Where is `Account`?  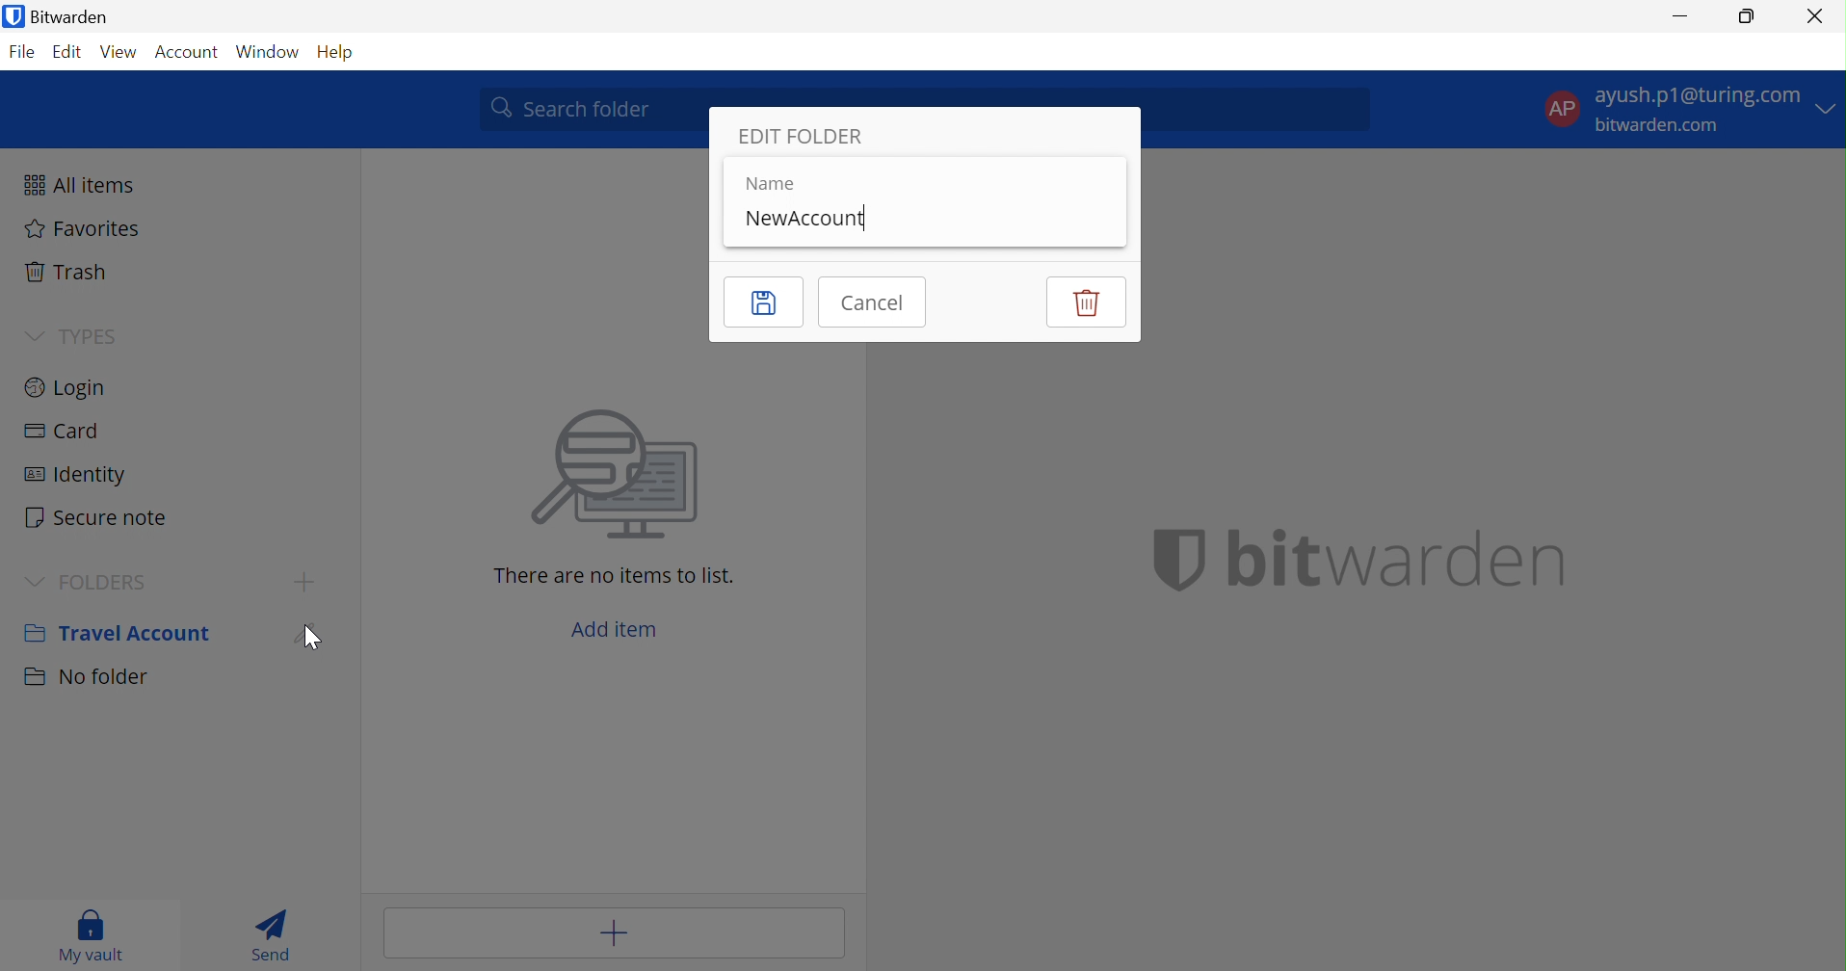 Account is located at coordinates (188, 51).